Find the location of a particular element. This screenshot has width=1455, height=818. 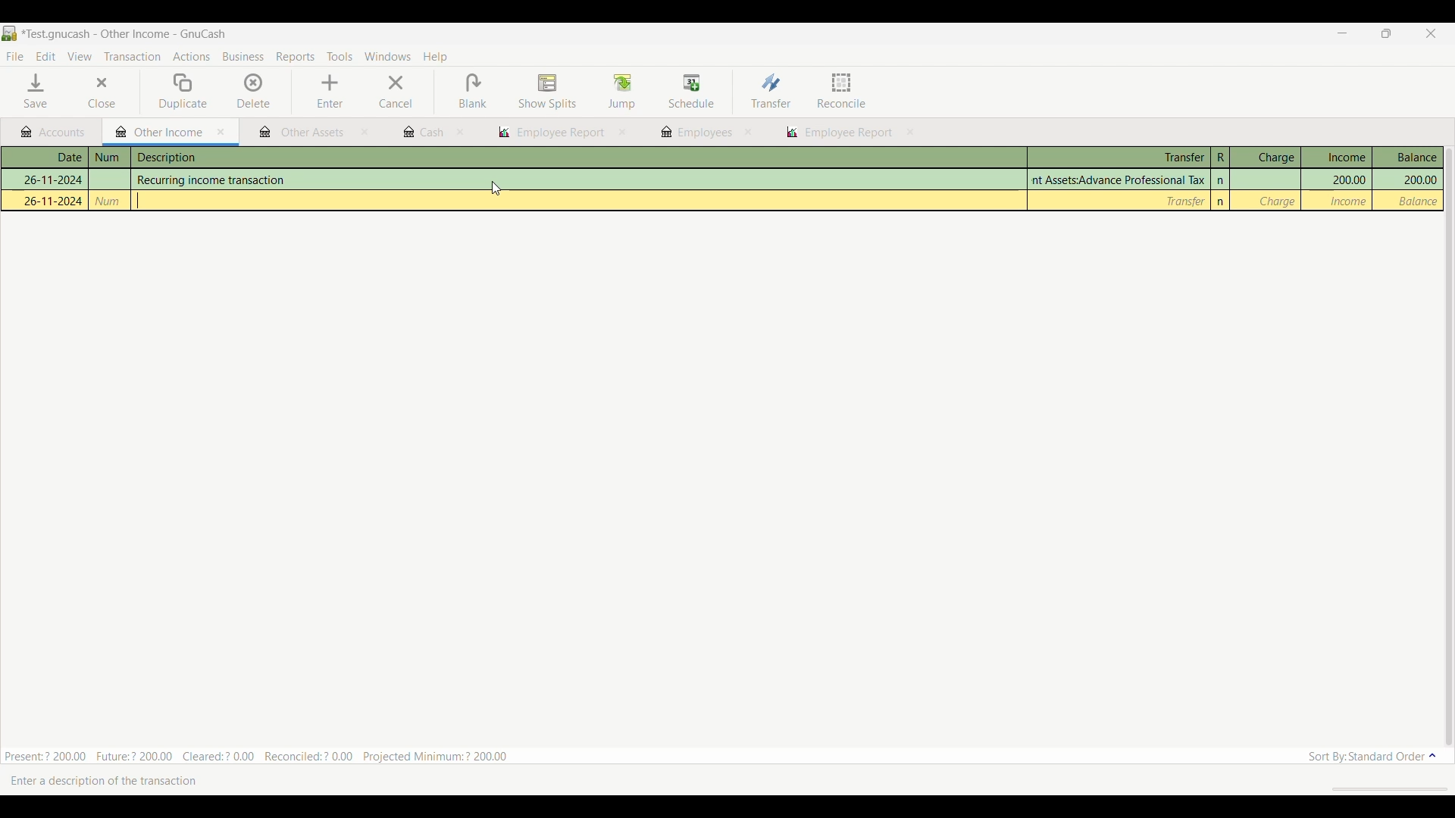

Cancel is located at coordinates (396, 92).